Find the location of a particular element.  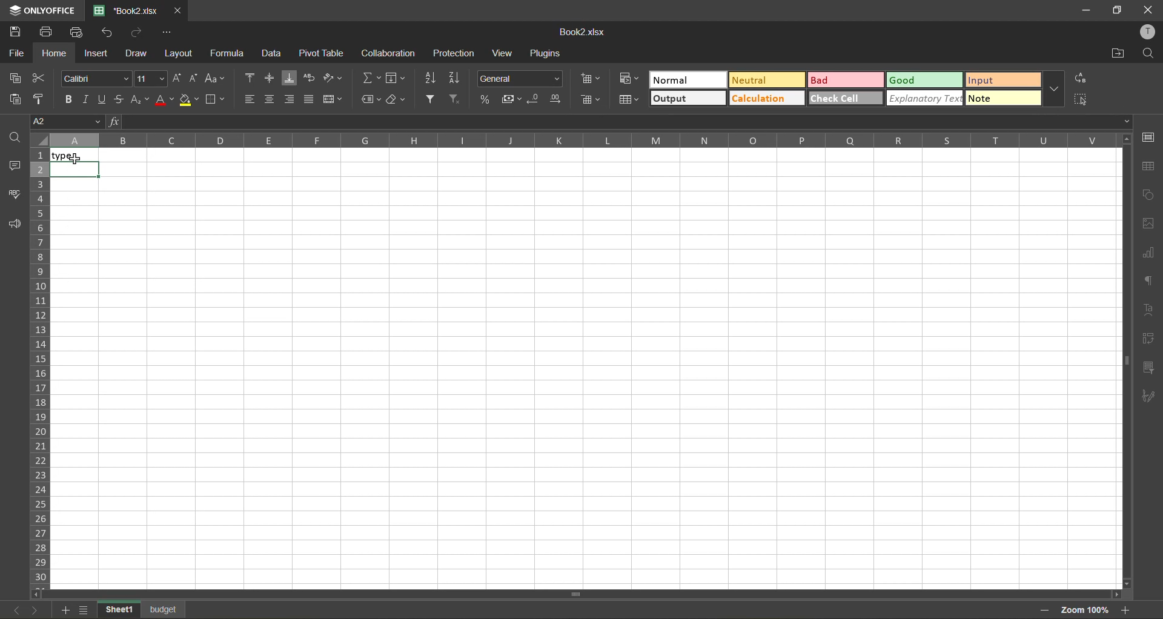

normal is located at coordinates (688, 79).